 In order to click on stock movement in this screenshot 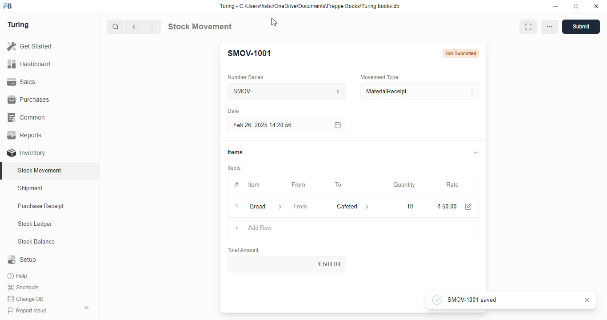, I will do `click(40, 170)`.